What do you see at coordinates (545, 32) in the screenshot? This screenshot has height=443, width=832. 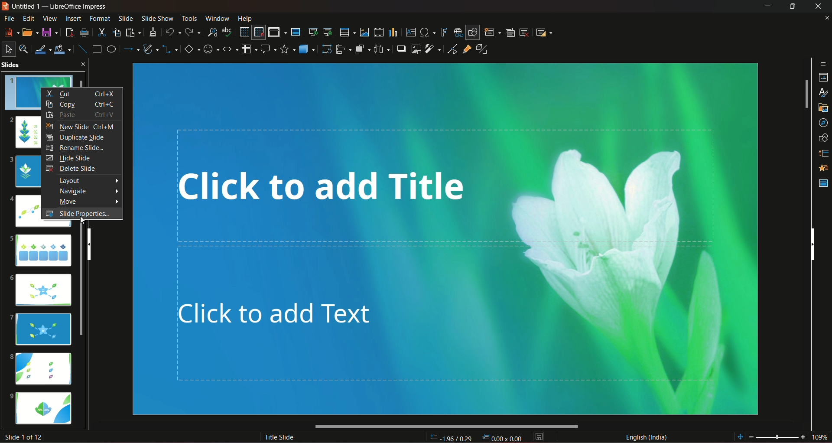 I see `slide layout` at bounding box center [545, 32].